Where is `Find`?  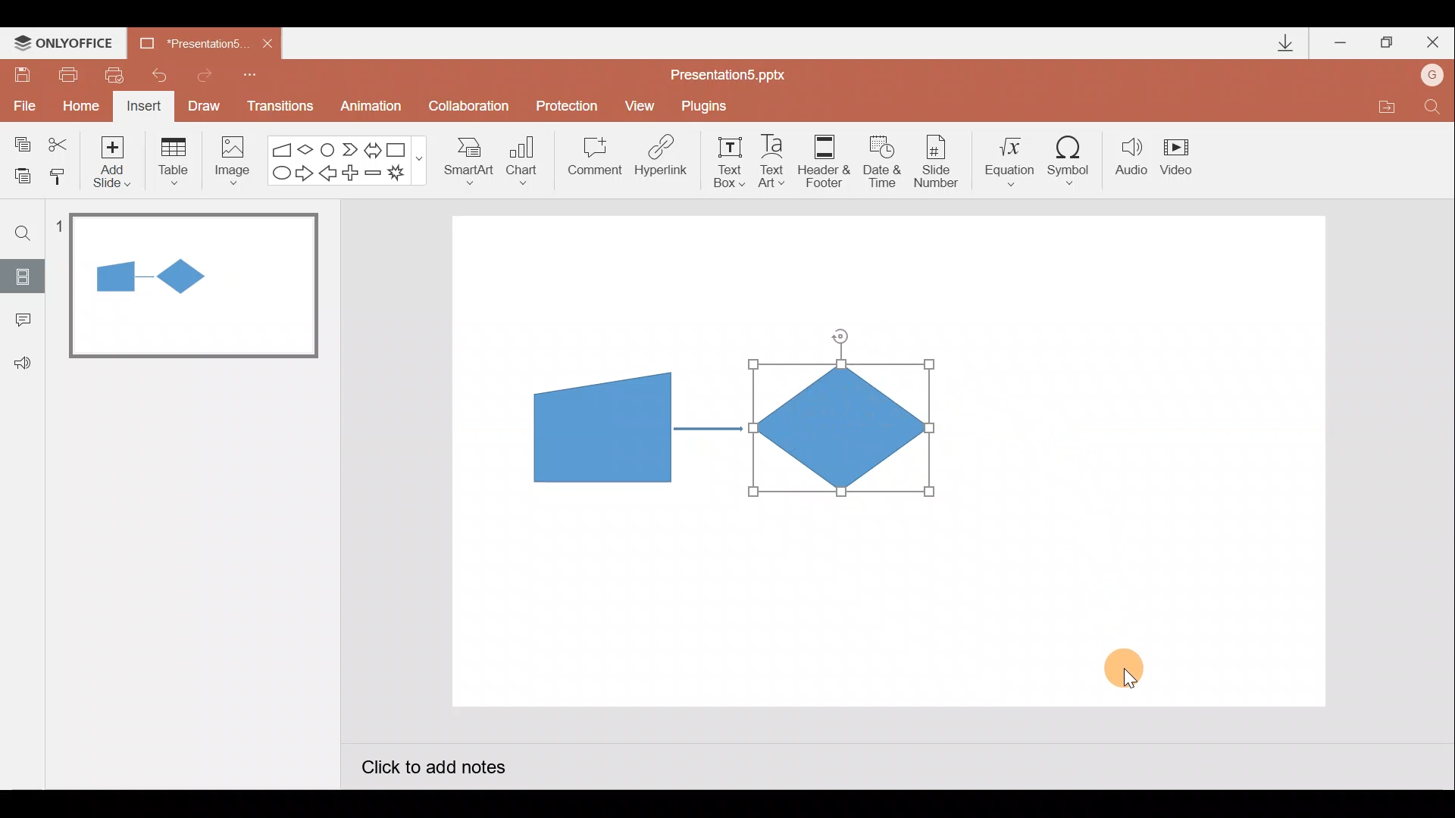
Find is located at coordinates (23, 233).